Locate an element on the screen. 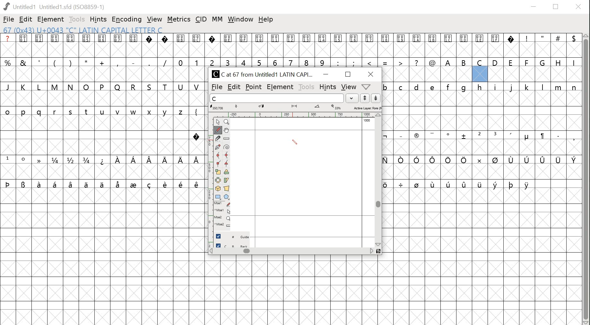  corner is located at coordinates (219, 164).